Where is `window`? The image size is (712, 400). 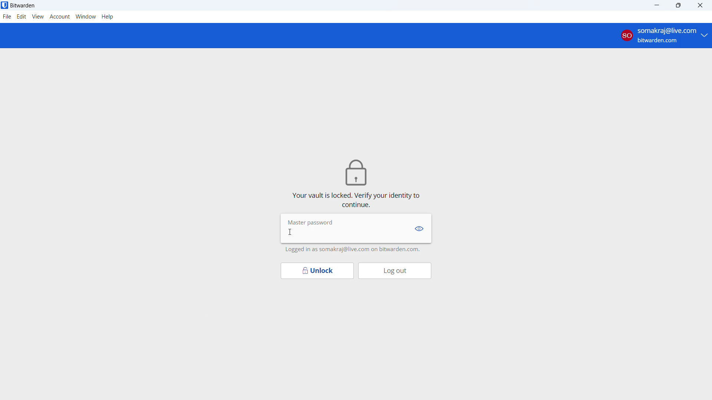 window is located at coordinates (86, 17).